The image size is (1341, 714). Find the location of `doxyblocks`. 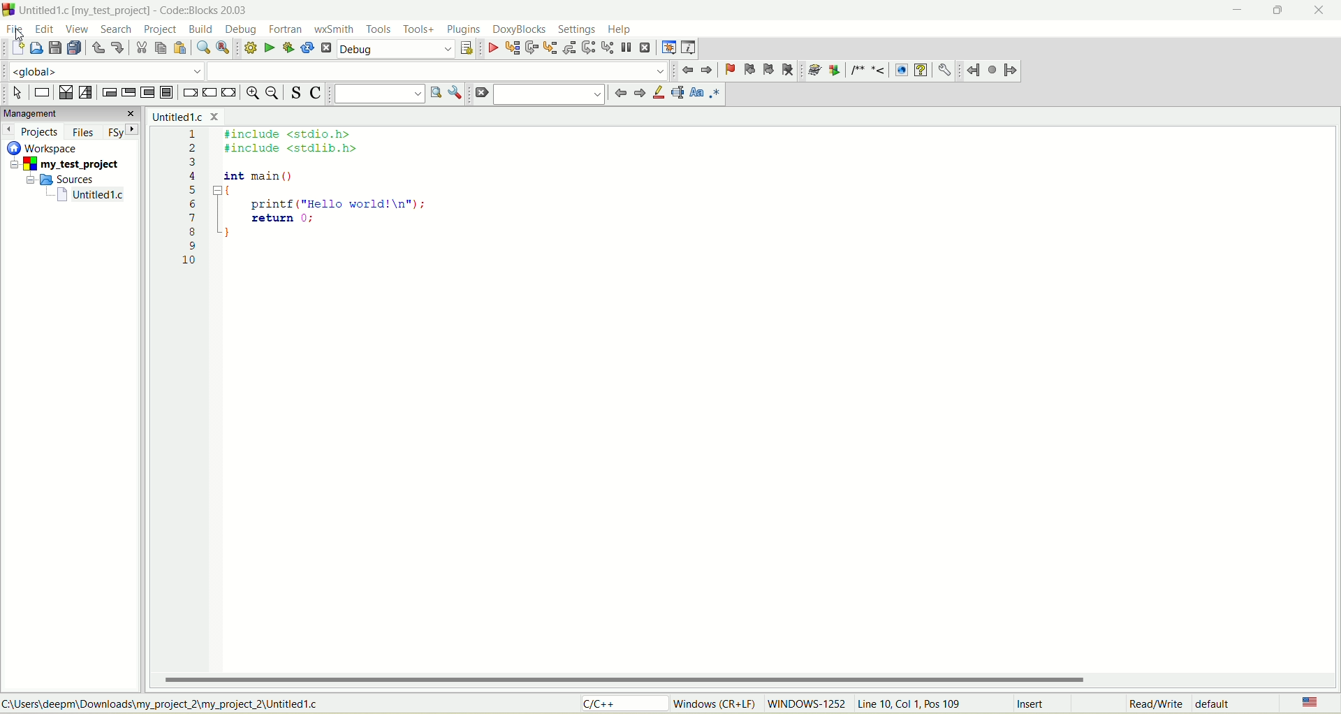

doxyblocks is located at coordinates (520, 30).